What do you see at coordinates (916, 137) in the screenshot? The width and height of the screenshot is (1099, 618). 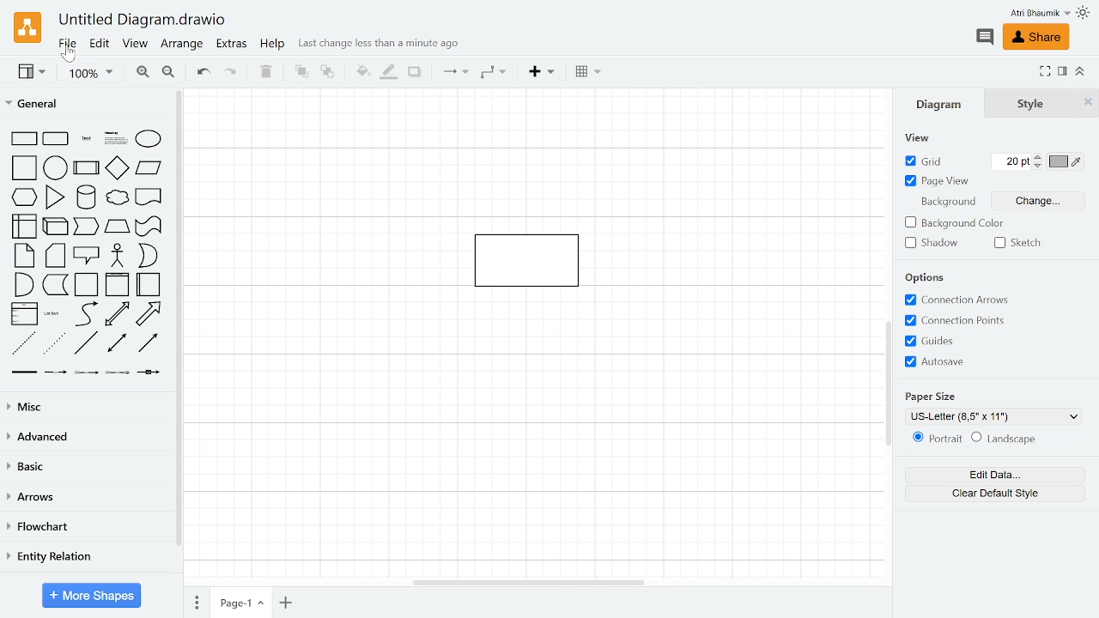 I see `view` at bounding box center [916, 137].